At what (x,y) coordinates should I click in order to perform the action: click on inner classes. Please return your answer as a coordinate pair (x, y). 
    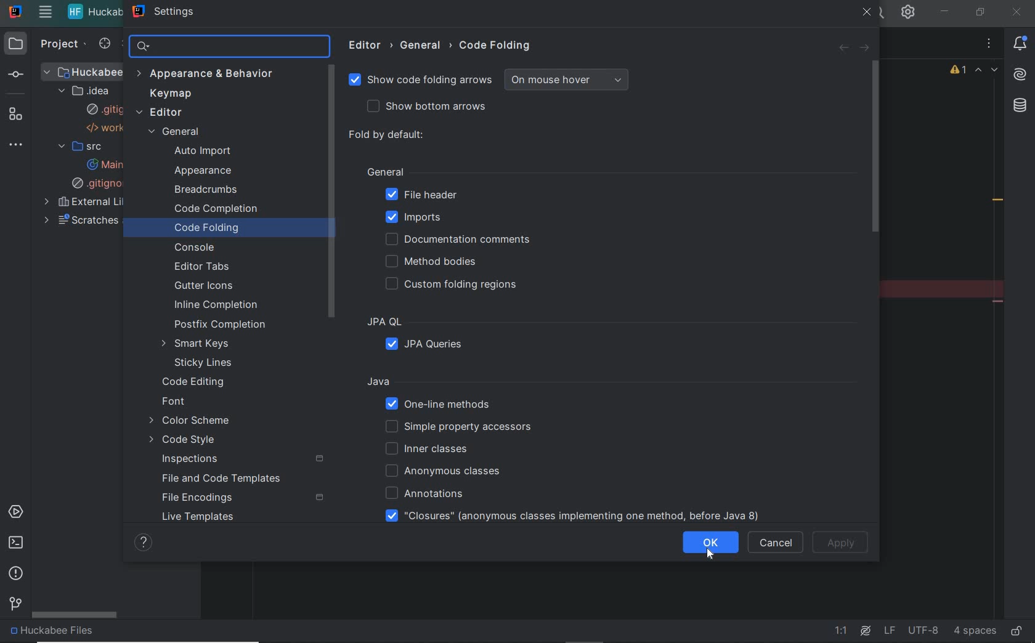
    Looking at the image, I should click on (429, 448).